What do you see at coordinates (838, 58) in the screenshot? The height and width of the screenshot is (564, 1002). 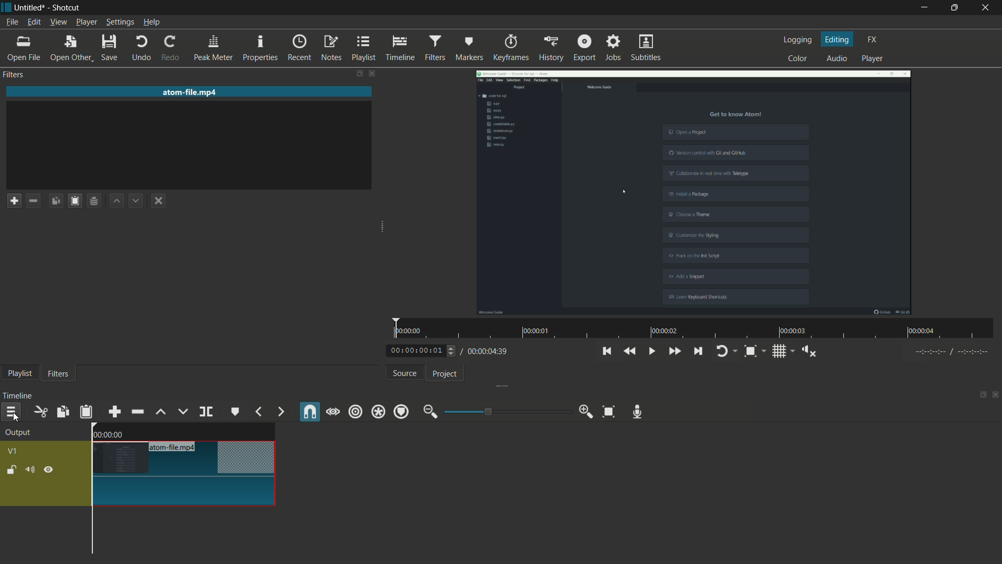 I see `audio` at bounding box center [838, 58].